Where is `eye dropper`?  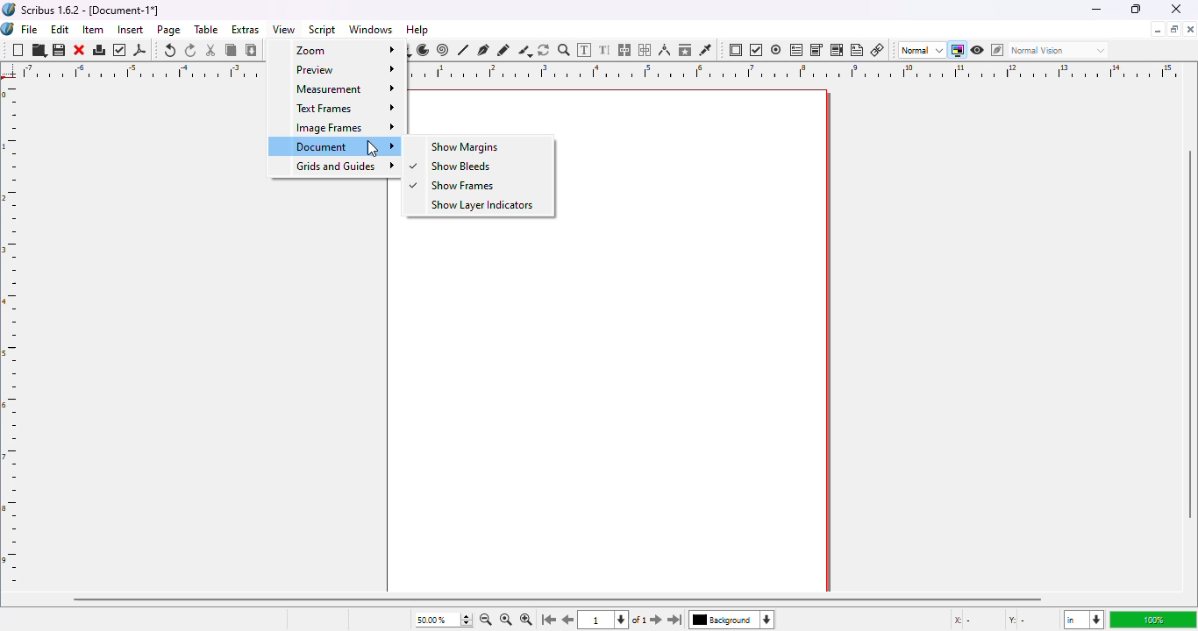
eye dropper is located at coordinates (705, 50).